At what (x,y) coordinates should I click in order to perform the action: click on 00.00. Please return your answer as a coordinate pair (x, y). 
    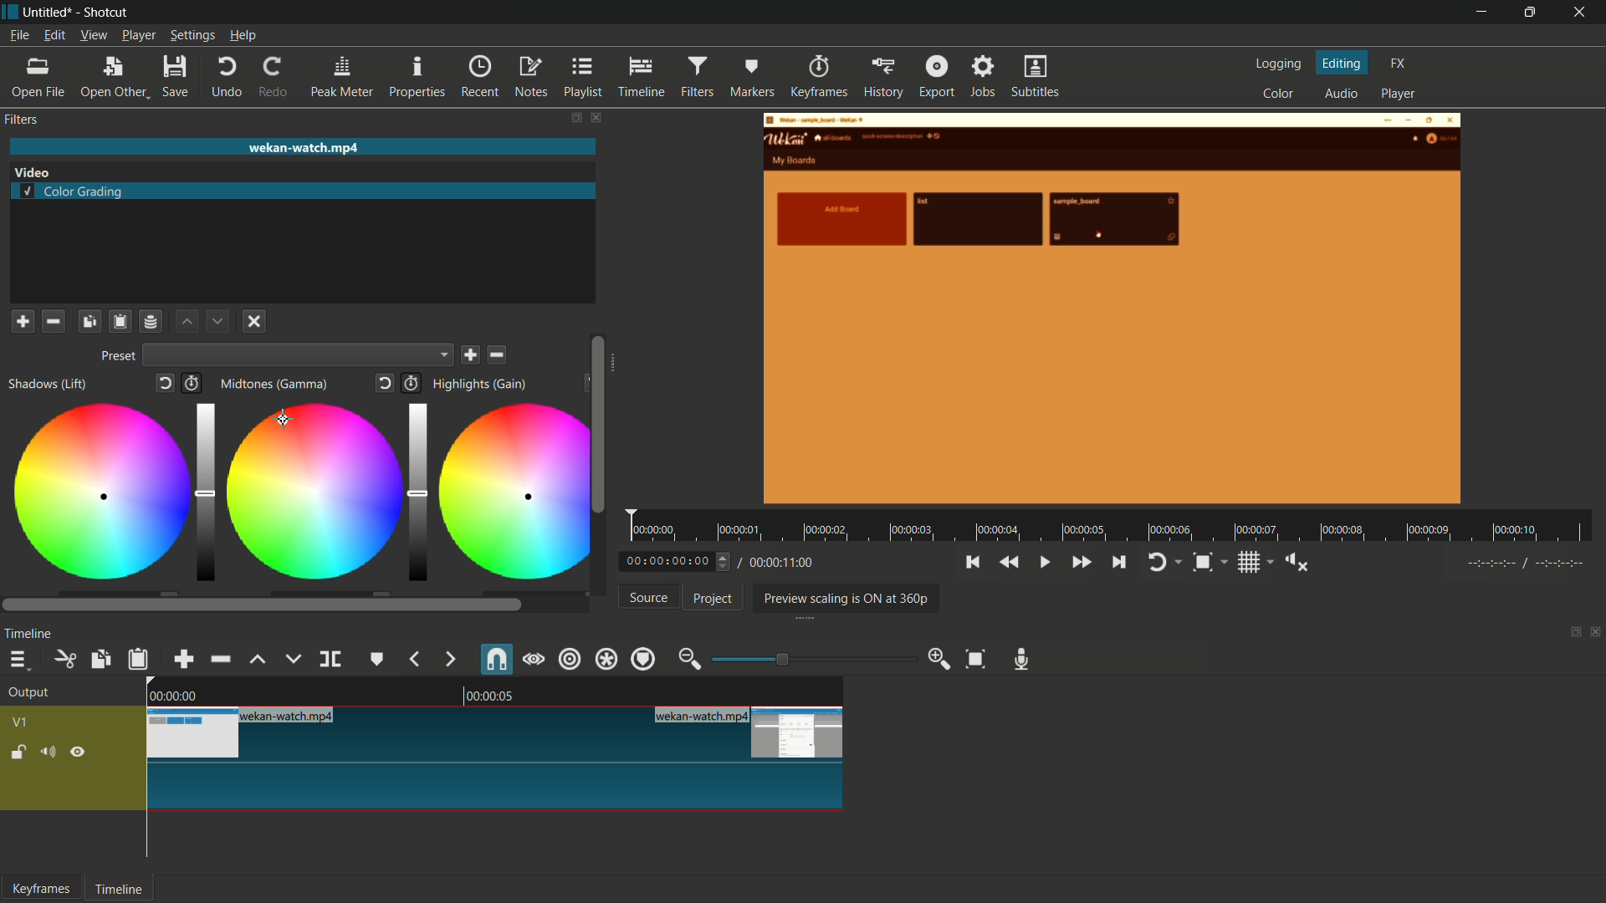
    Looking at the image, I should click on (172, 694).